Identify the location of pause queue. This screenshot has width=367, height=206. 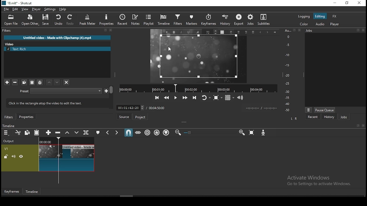
(325, 110).